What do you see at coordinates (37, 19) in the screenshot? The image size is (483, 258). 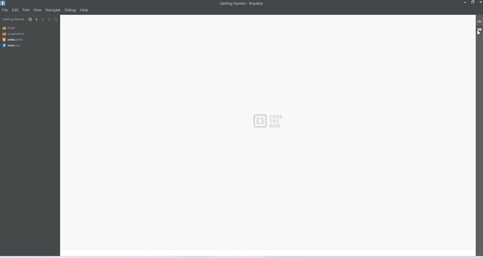 I see `Navigate Backwards` at bounding box center [37, 19].